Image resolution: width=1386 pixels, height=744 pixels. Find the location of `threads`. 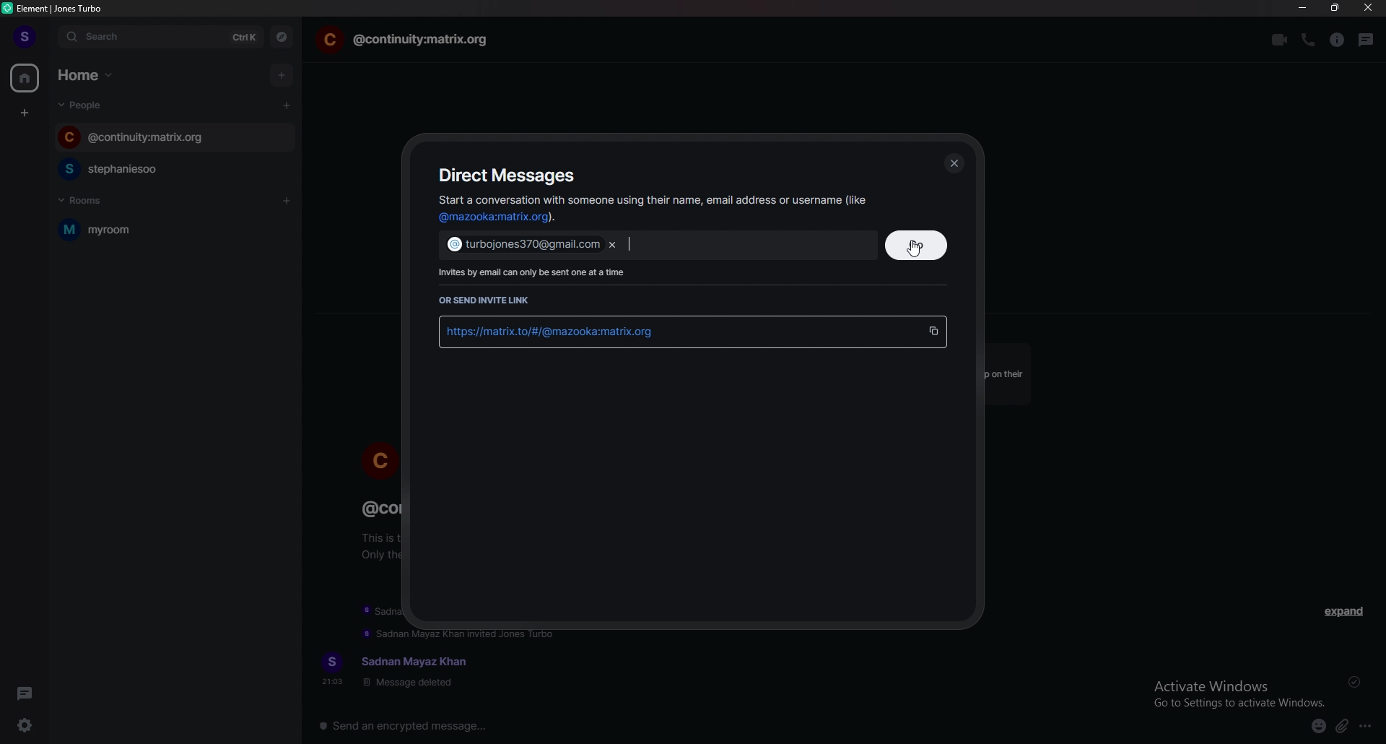

threads is located at coordinates (26, 693).